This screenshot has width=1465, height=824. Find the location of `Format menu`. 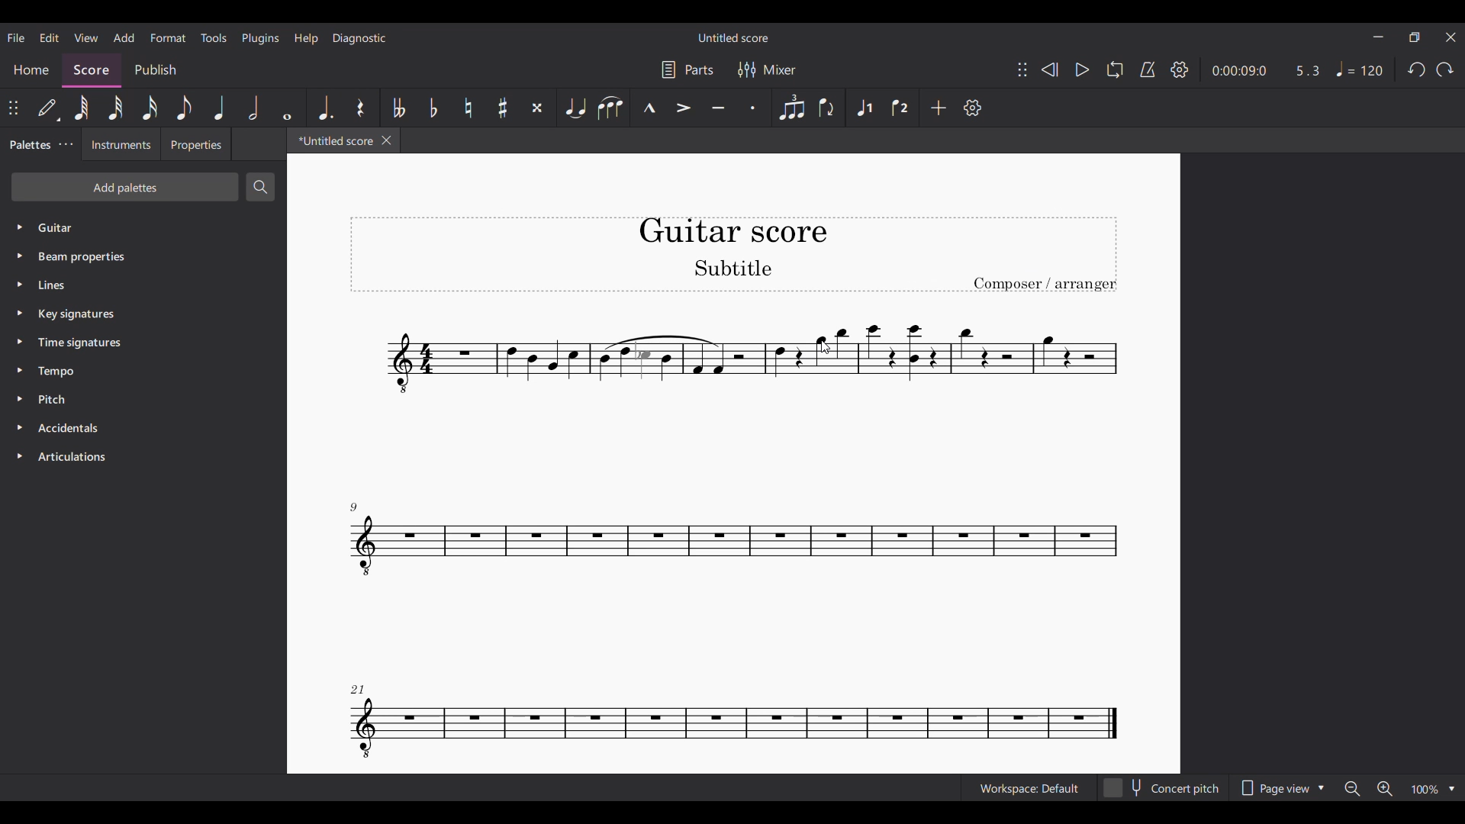

Format menu is located at coordinates (168, 37).